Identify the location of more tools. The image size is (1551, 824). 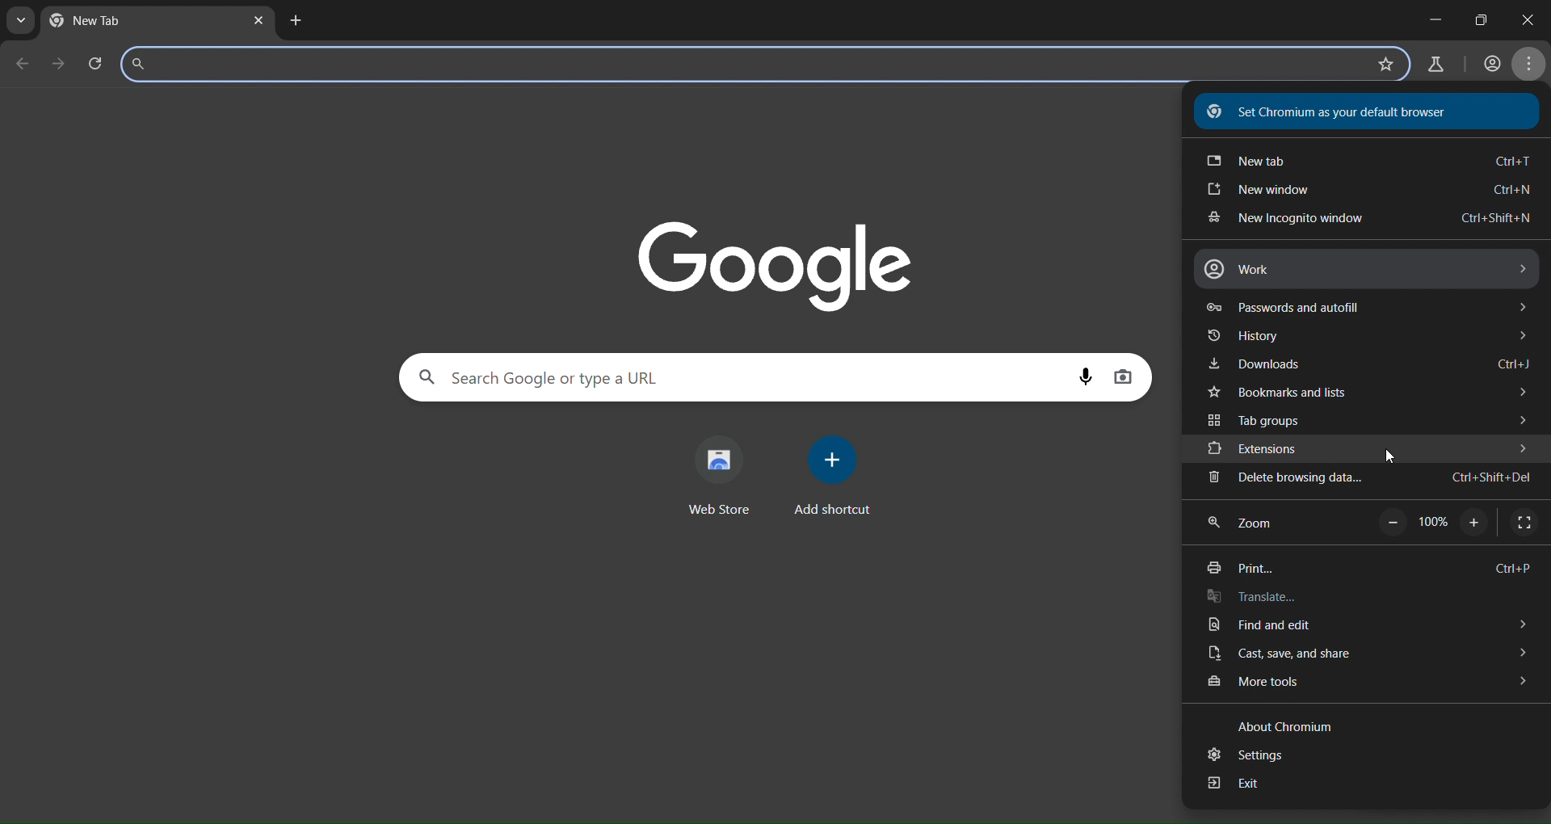
(1370, 684).